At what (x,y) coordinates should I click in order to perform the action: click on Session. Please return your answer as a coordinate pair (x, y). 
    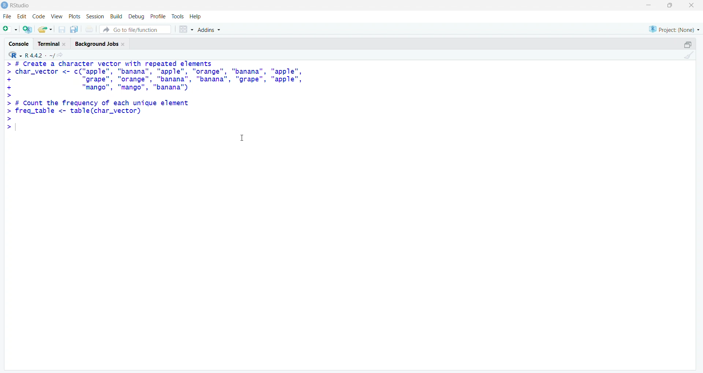
    Looking at the image, I should click on (96, 16).